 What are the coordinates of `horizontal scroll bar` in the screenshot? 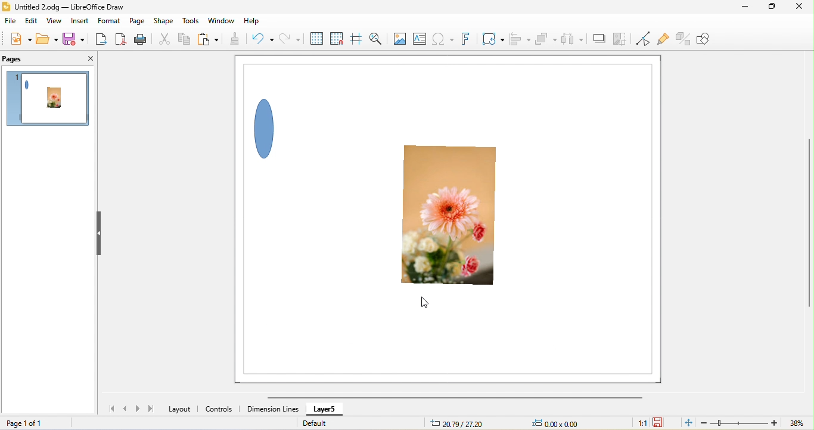 It's located at (455, 397).